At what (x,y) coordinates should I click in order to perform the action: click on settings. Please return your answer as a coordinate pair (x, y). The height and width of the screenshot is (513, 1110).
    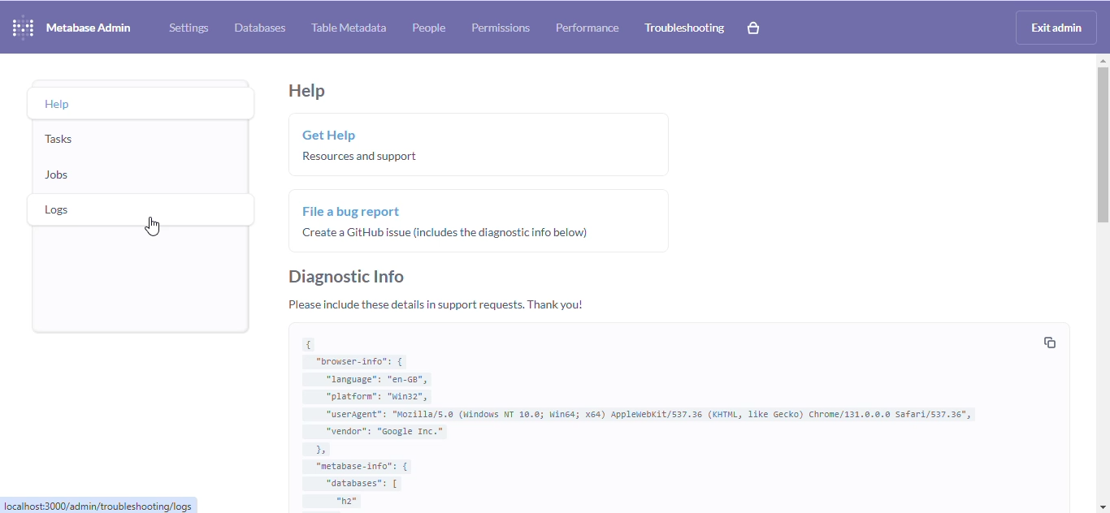
    Looking at the image, I should click on (189, 28).